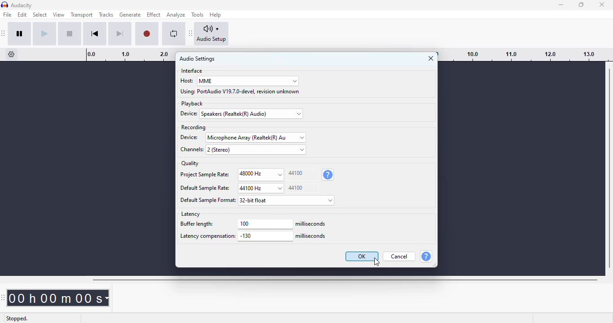 Image resolution: width=613 pixels, height=323 pixels. What do you see at coordinates (176, 15) in the screenshot?
I see `analyze` at bounding box center [176, 15].